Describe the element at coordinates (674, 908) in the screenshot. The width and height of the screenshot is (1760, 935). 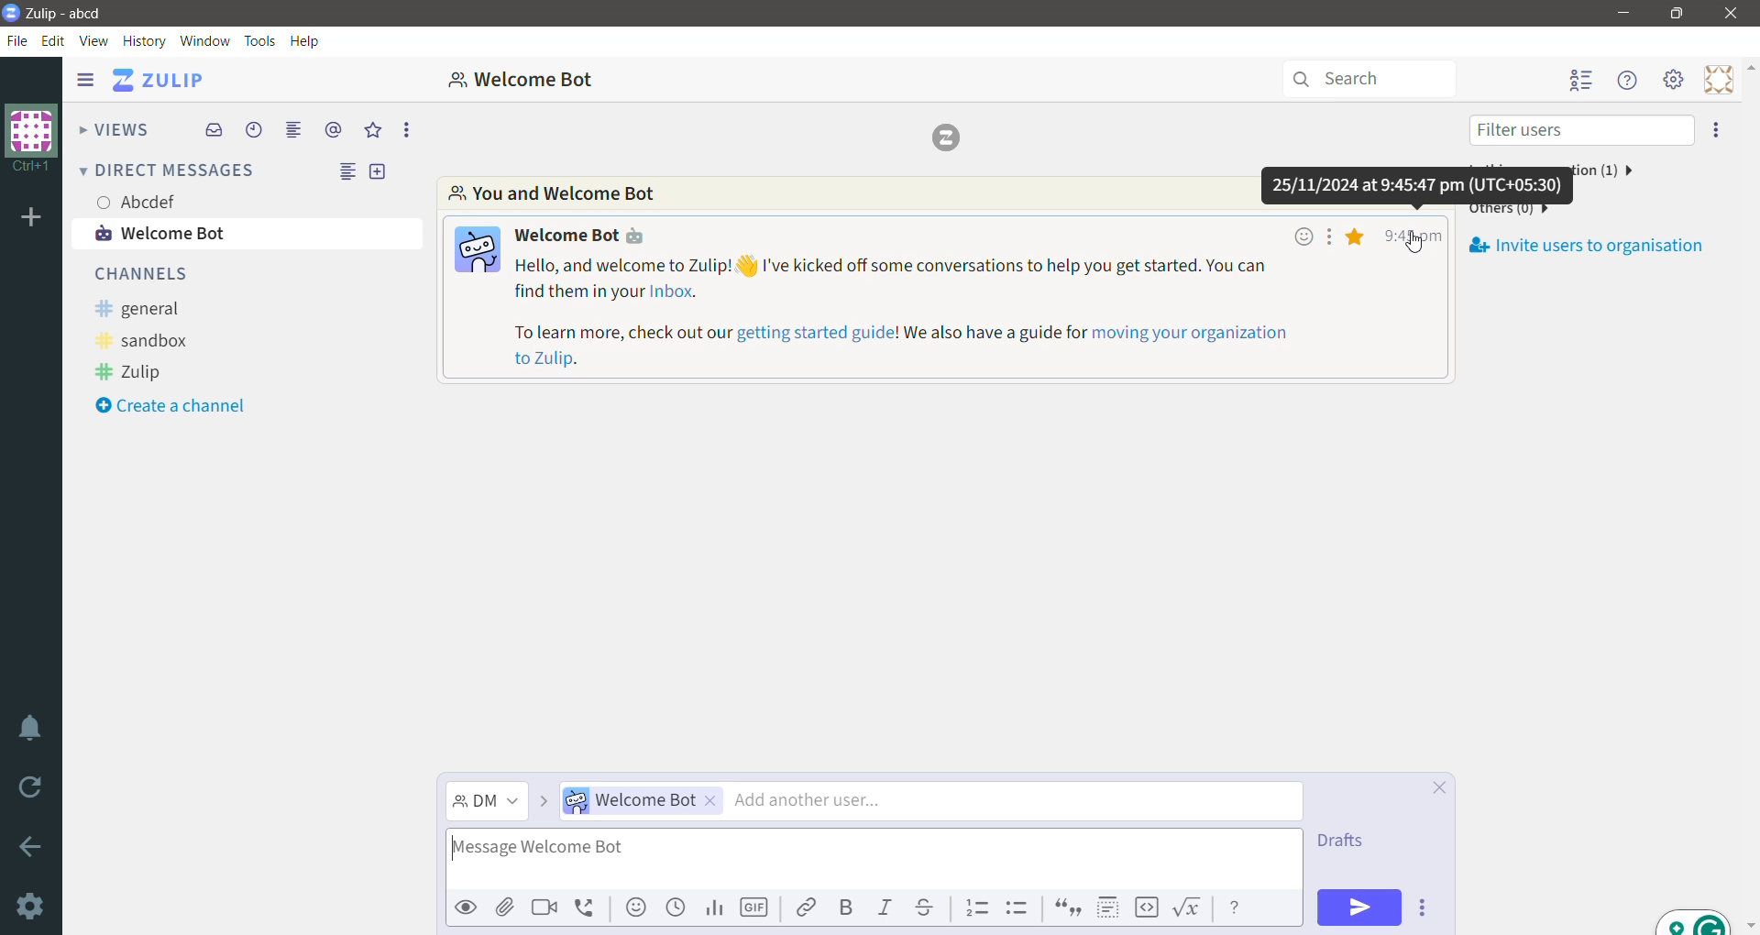
I see `Add Global Time` at that location.